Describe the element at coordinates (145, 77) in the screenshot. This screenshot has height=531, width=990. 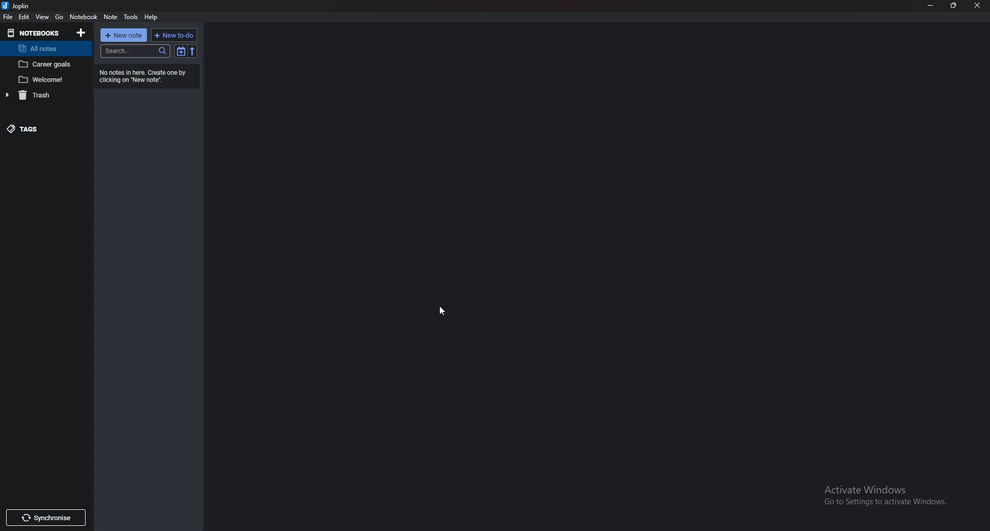
I see `info` at that location.